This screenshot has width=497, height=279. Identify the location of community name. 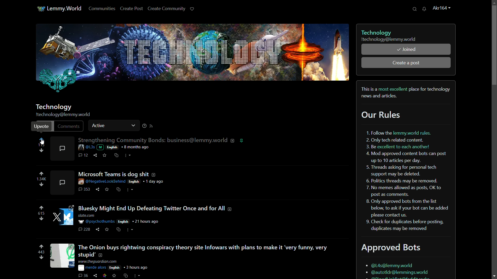
(55, 107).